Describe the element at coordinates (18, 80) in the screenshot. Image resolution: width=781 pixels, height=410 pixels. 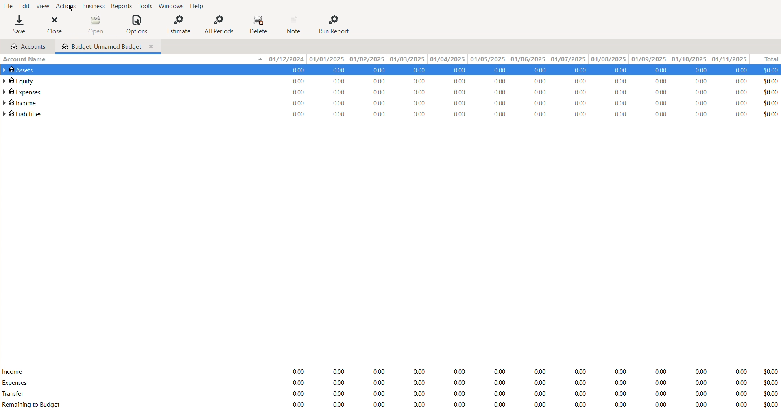
I see `Equity` at that location.